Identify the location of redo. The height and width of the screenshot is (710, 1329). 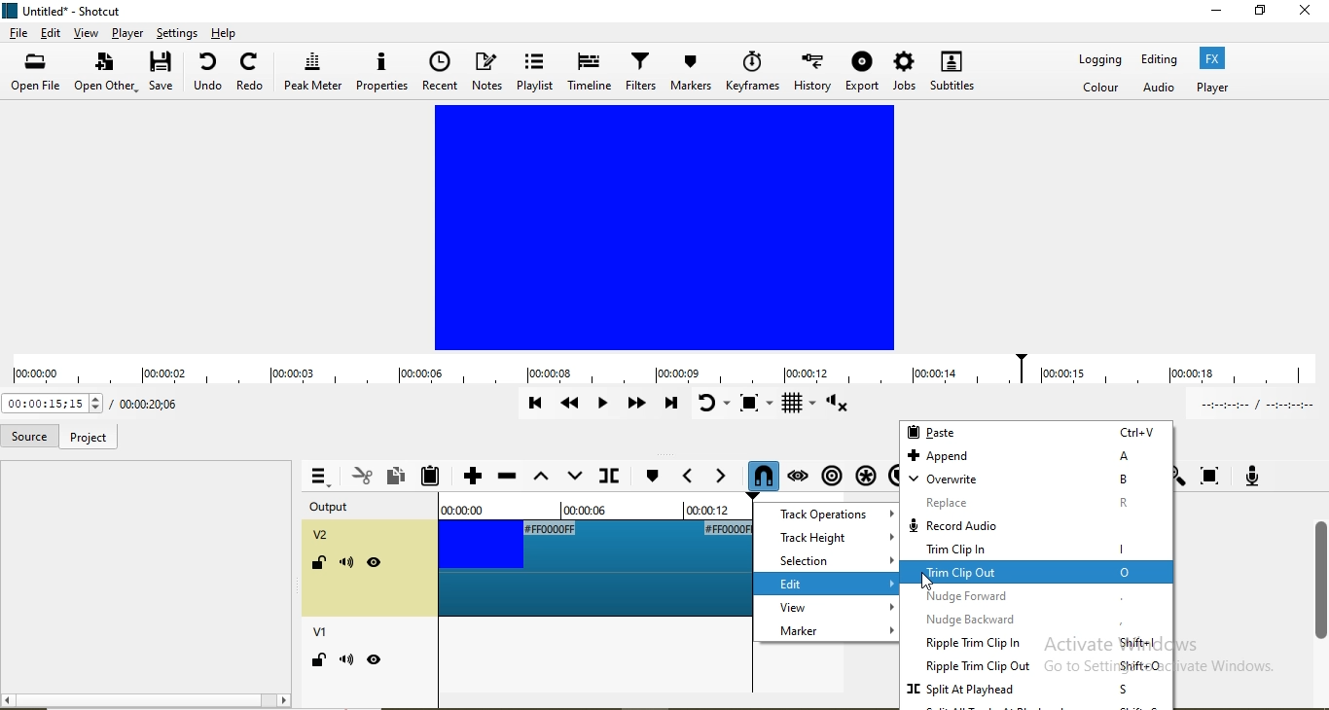
(251, 75).